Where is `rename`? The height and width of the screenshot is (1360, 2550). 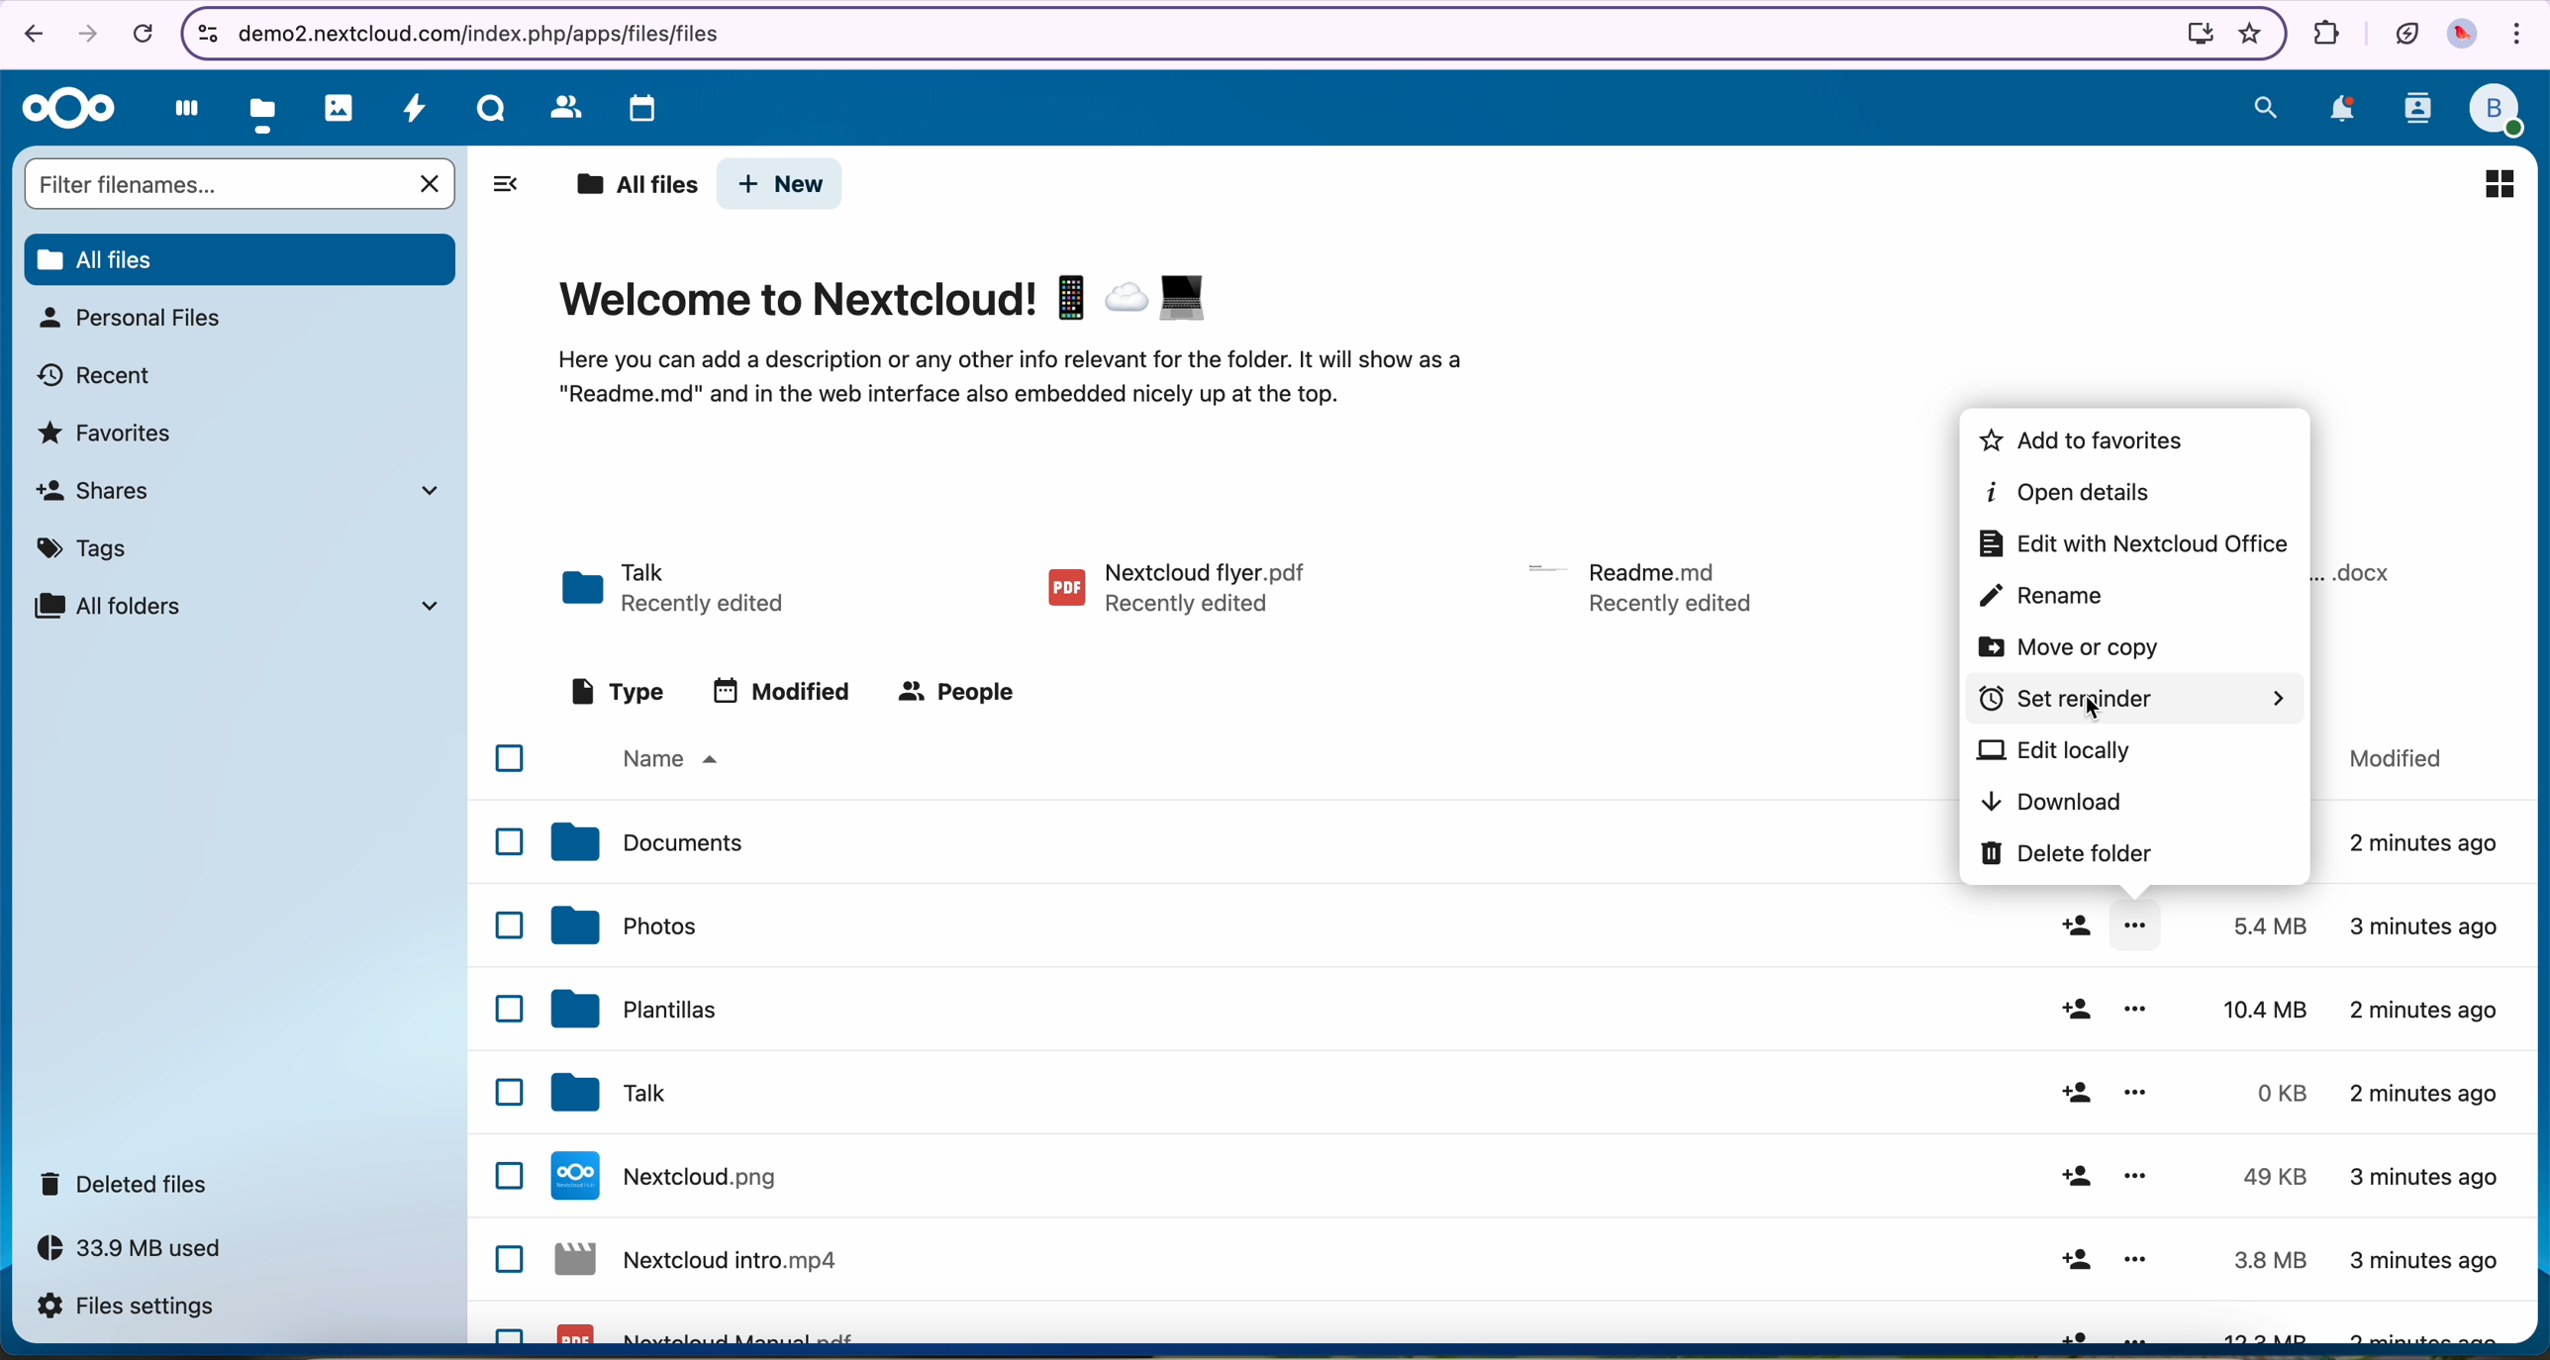
rename is located at coordinates (2038, 598).